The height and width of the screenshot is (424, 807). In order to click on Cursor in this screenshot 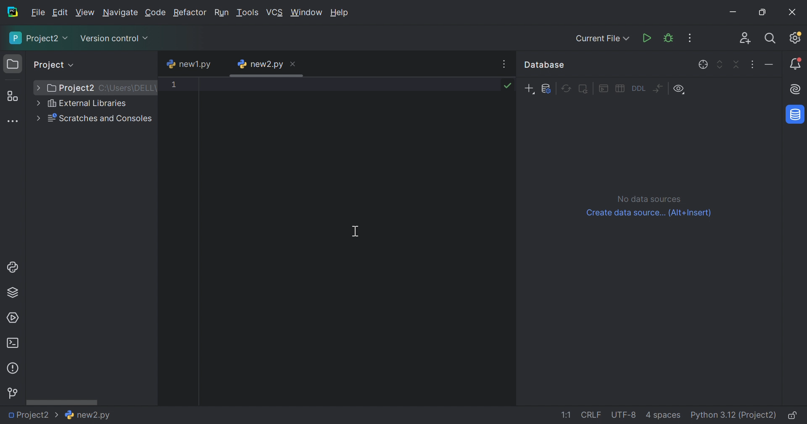, I will do `click(355, 230)`.